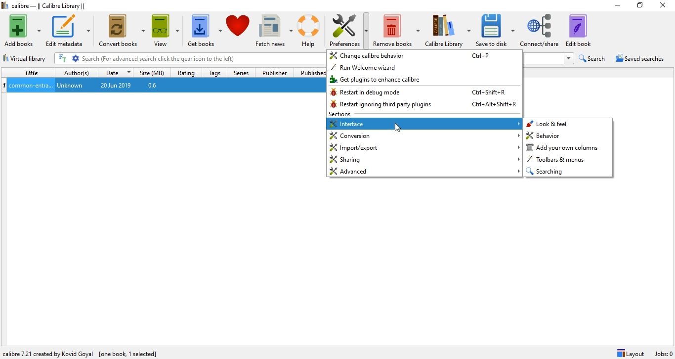 This screenshot has height=359, width=675. Describe the element at coordinates (310, 73) in the screenshot. I see `Published` at that location.